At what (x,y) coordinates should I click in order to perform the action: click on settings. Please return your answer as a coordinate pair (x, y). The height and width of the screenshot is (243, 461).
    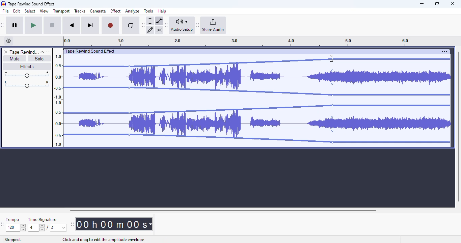
    Looking at the image, I should click on (444, 51).